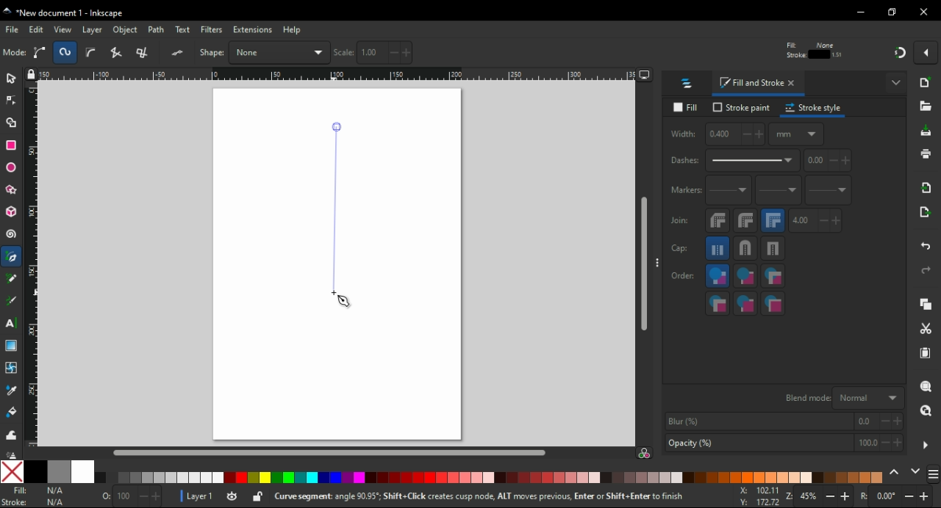 This screenshot has height=508, width=941. What do you see at coordinates (679, 220) in the screenshot?
I see `join` at bounding box center [679, 220].